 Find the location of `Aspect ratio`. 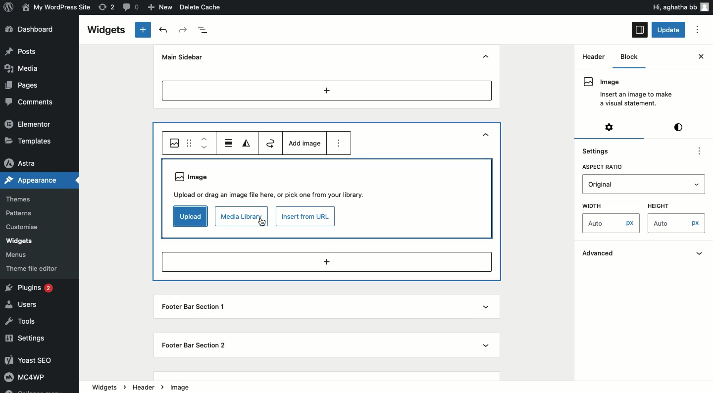

Aspect ratio is located at coordinates (601, 167).